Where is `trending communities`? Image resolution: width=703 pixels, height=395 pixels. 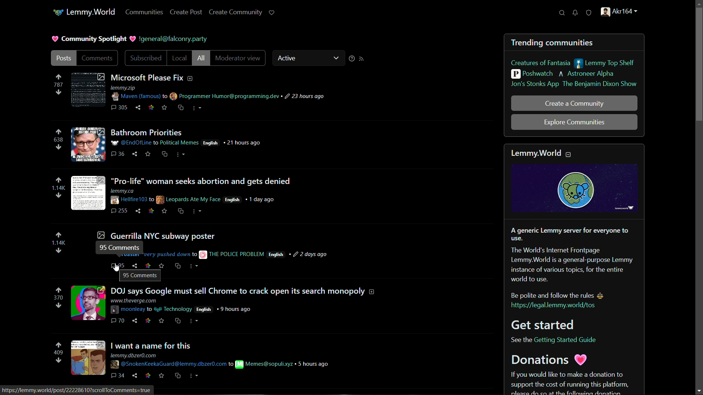
trending communities is located at coordinates (553, 43).